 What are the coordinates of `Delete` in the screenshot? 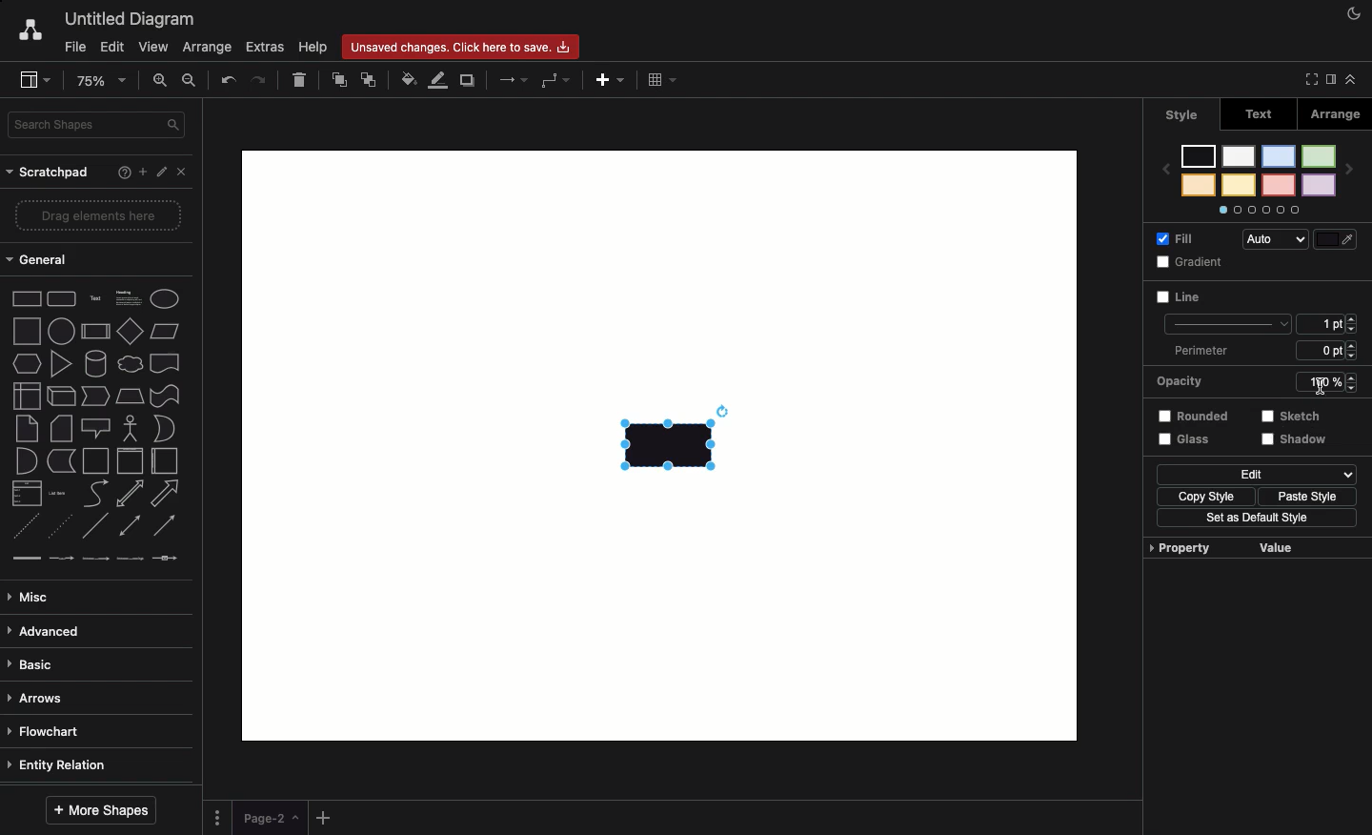 It's located at (304, 82).